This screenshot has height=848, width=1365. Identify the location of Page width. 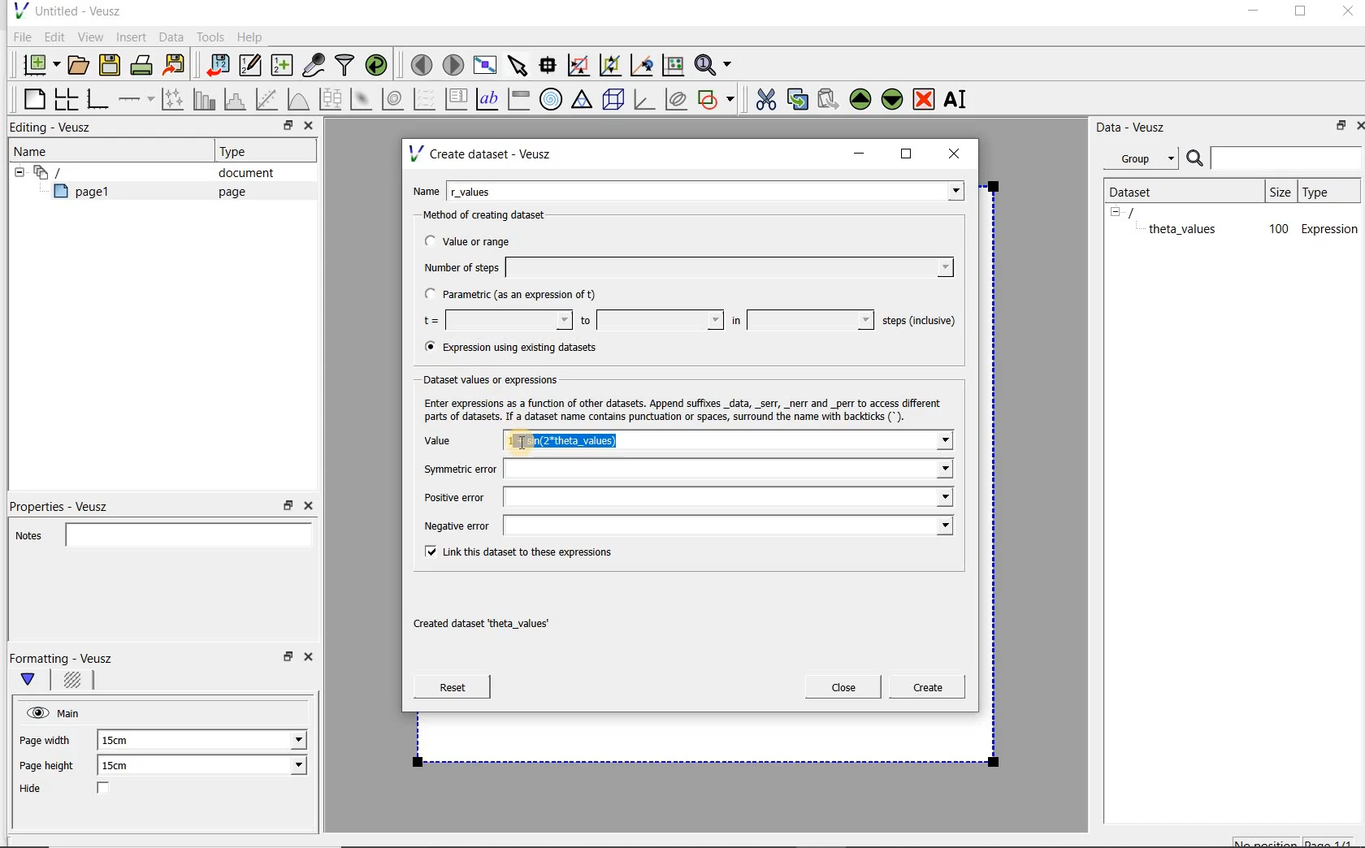
(45, 738).